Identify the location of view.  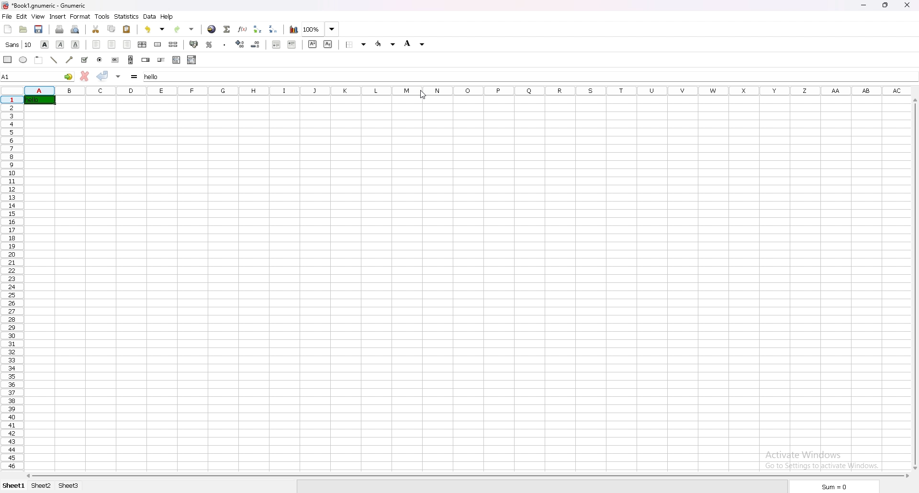
(38, 16).